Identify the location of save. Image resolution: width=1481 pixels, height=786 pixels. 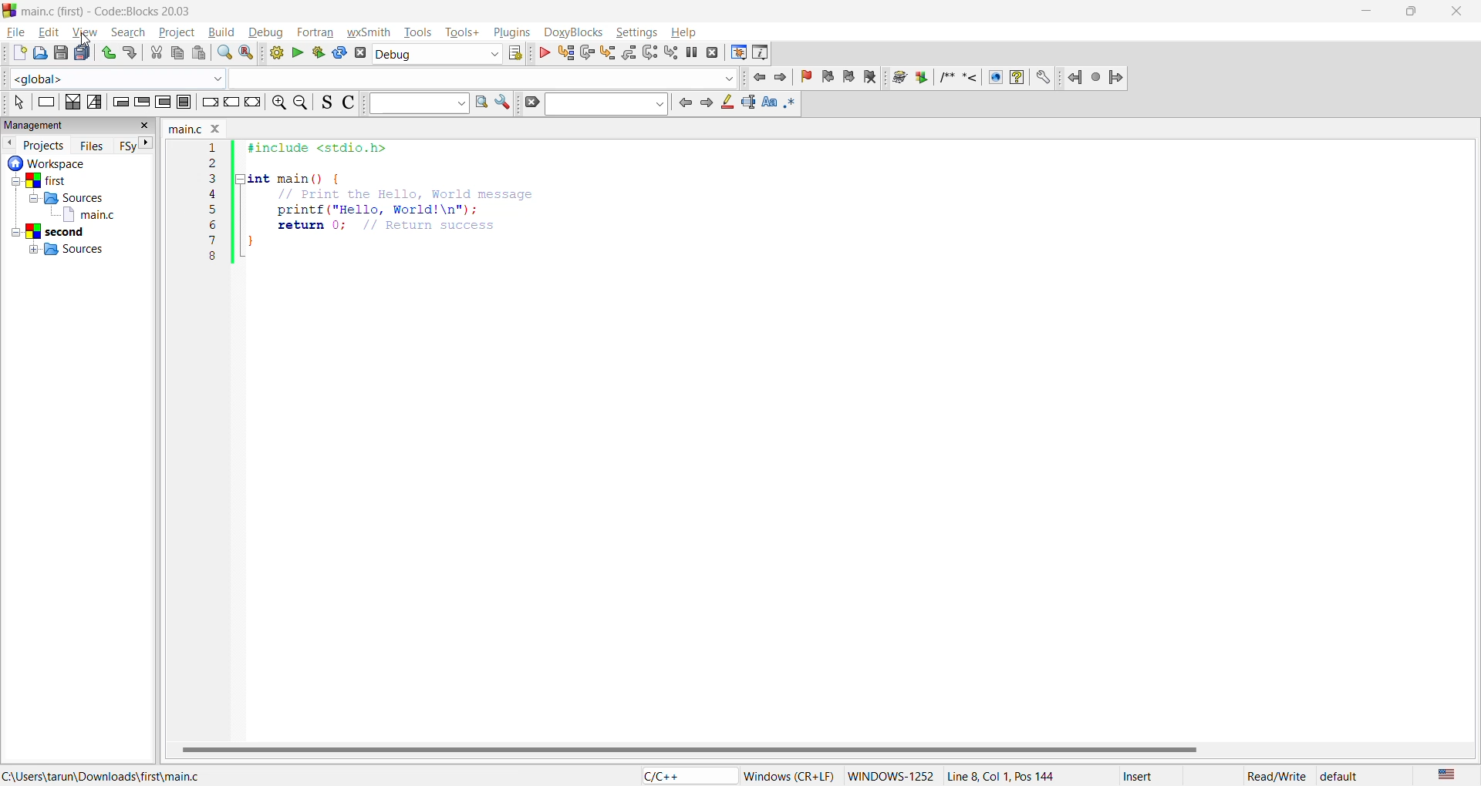
(59, 53).